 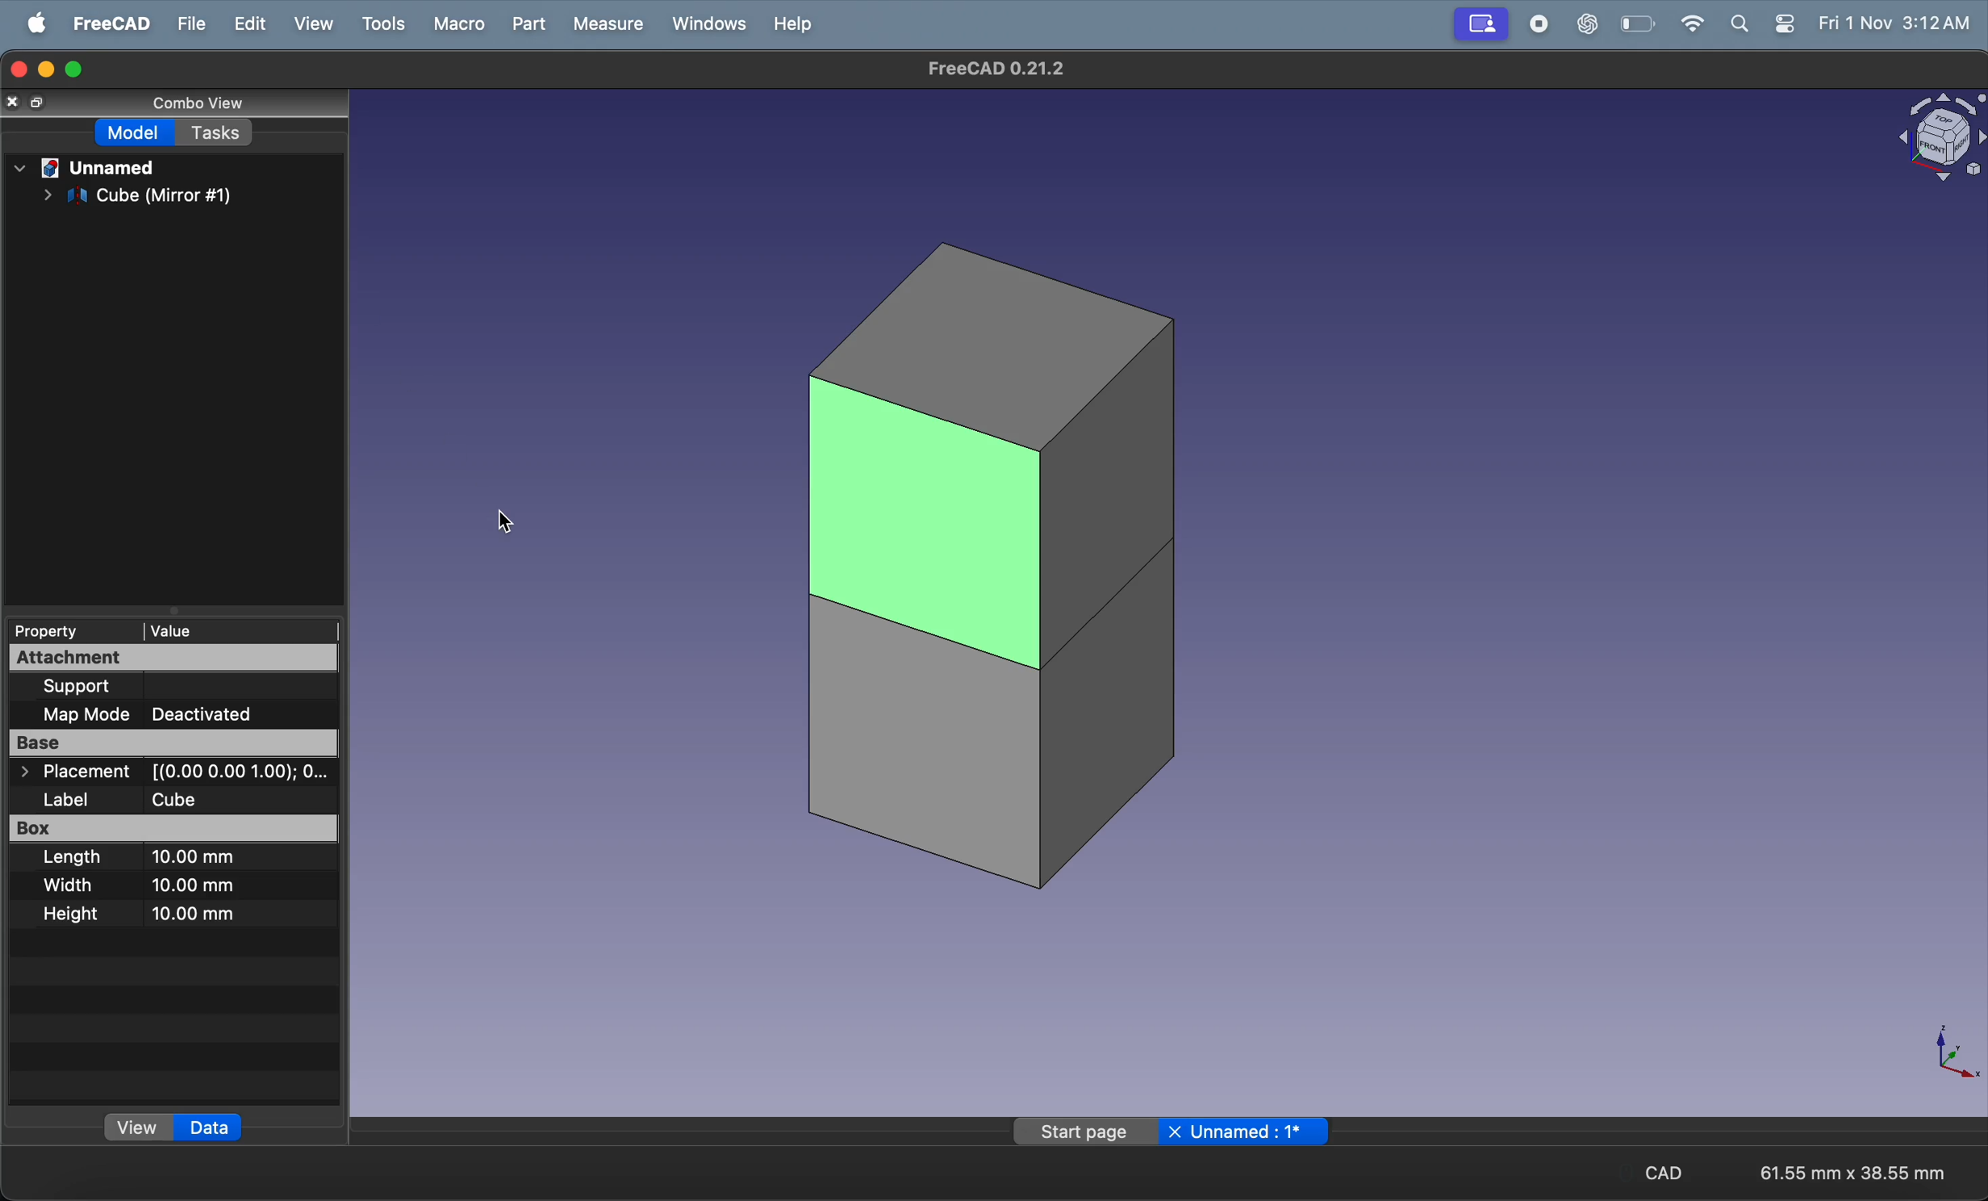 I want to click on edit, so click(x=246, y=23).